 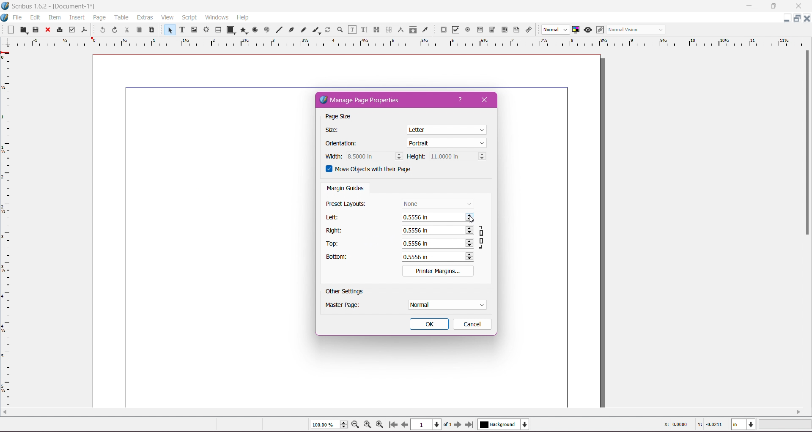 I want to click on Link Annotation, so click(x=529, y=30).